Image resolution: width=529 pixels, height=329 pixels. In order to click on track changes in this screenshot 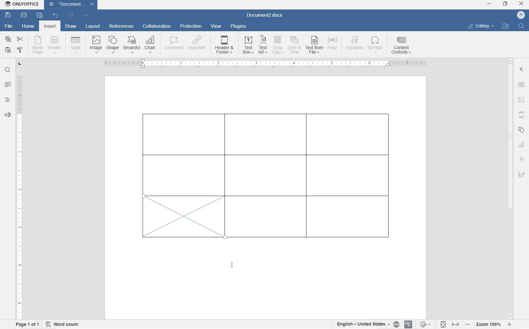, I will do `click(427, 324)`.